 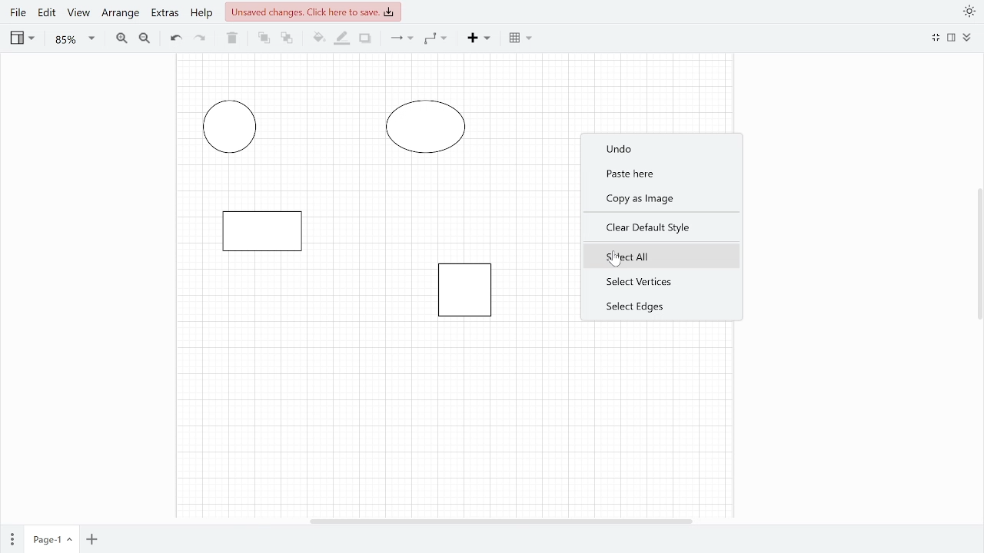 I want to click on Zoom(85%), so click(x=75, y=40).